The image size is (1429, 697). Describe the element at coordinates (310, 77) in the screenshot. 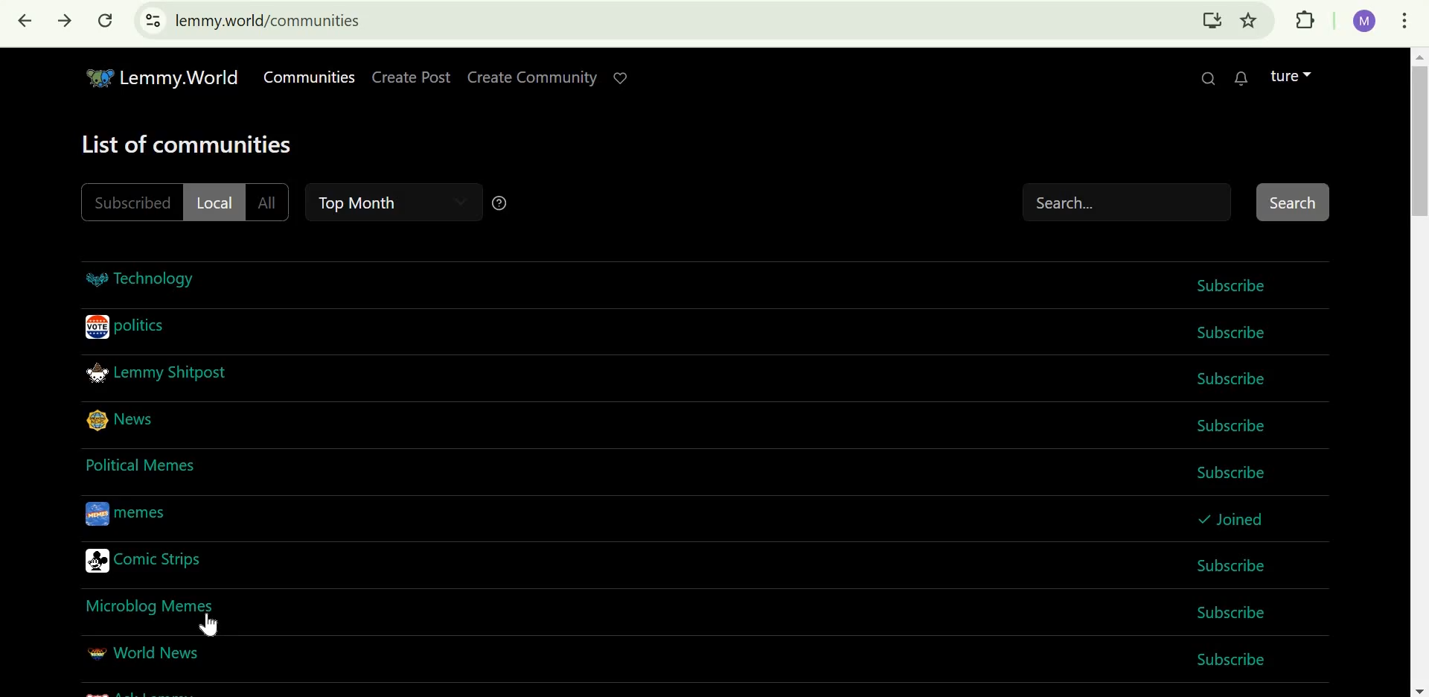

I see `communities` at that location.